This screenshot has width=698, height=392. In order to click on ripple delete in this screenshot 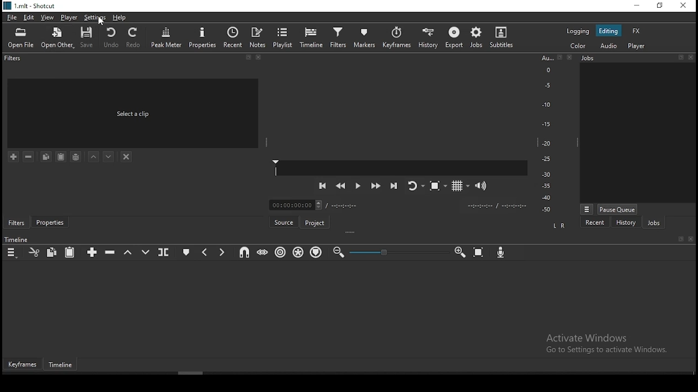, I will do `click(110, 253)`.